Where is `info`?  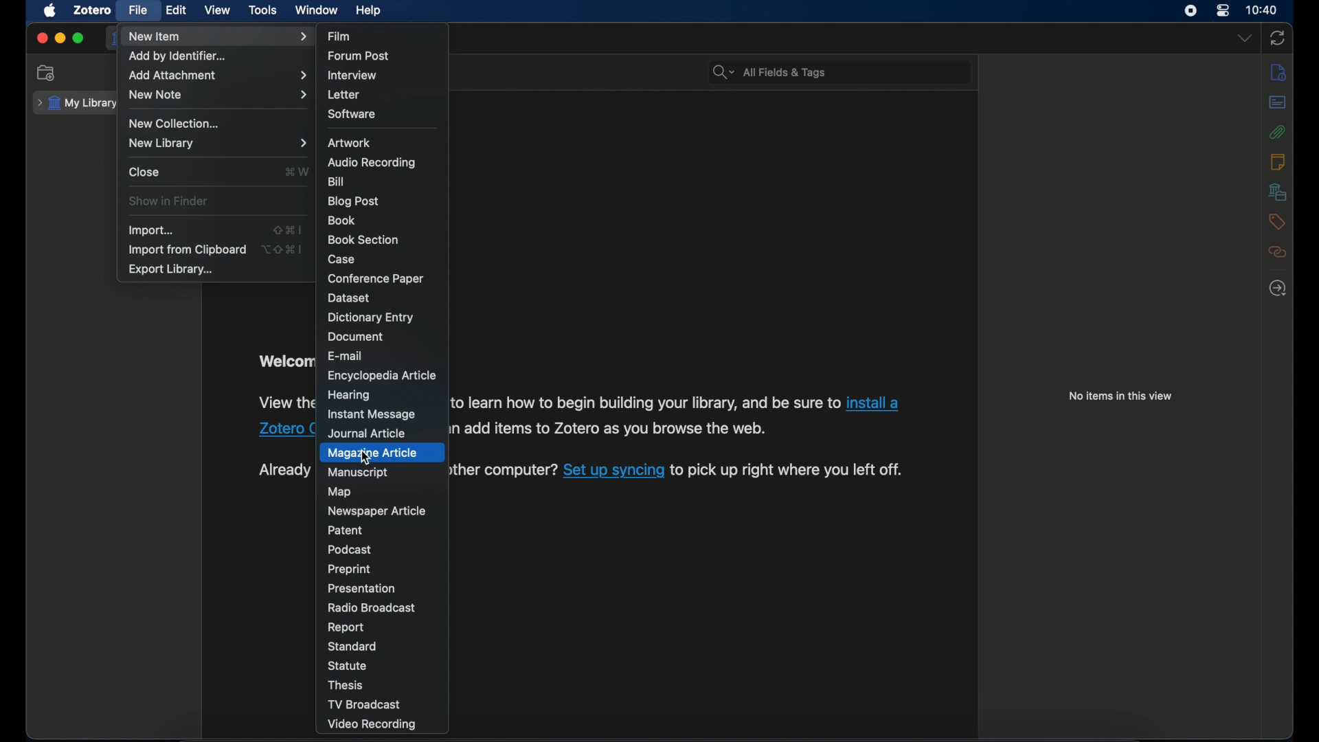
info is located at coordinates (1279, 74).